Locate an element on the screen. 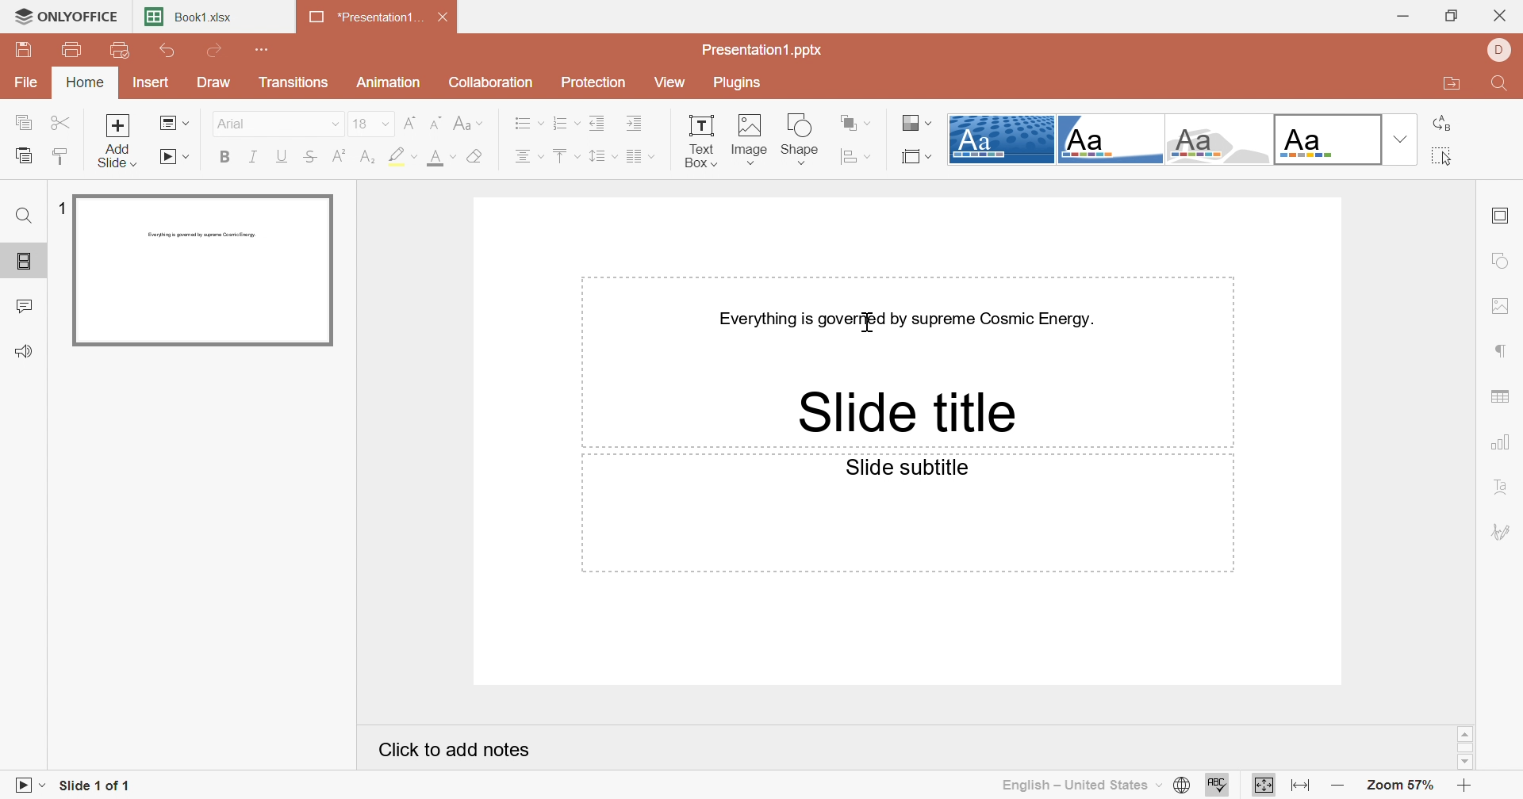 The image size is (1523, 799). Drop Down is located at coordinates (1402, 141).